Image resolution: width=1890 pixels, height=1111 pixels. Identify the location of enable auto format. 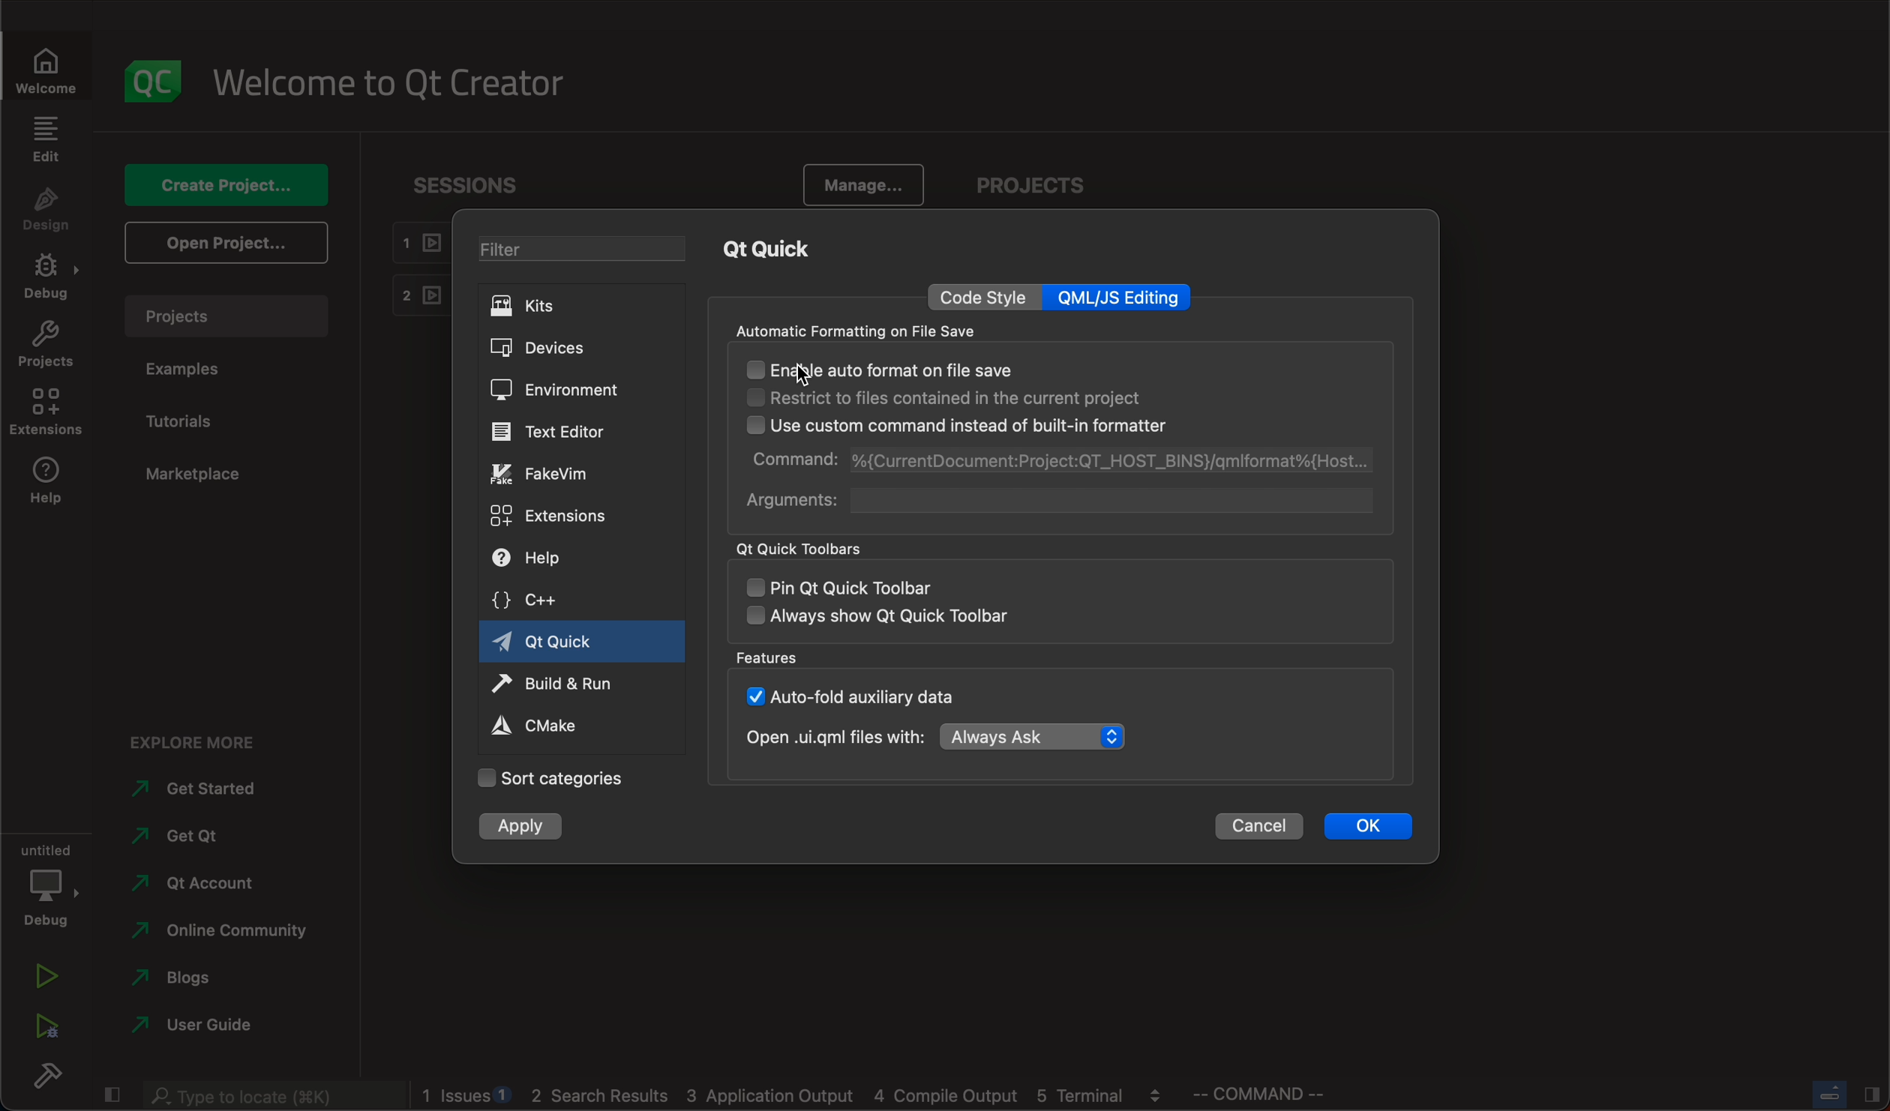
(880, 371).